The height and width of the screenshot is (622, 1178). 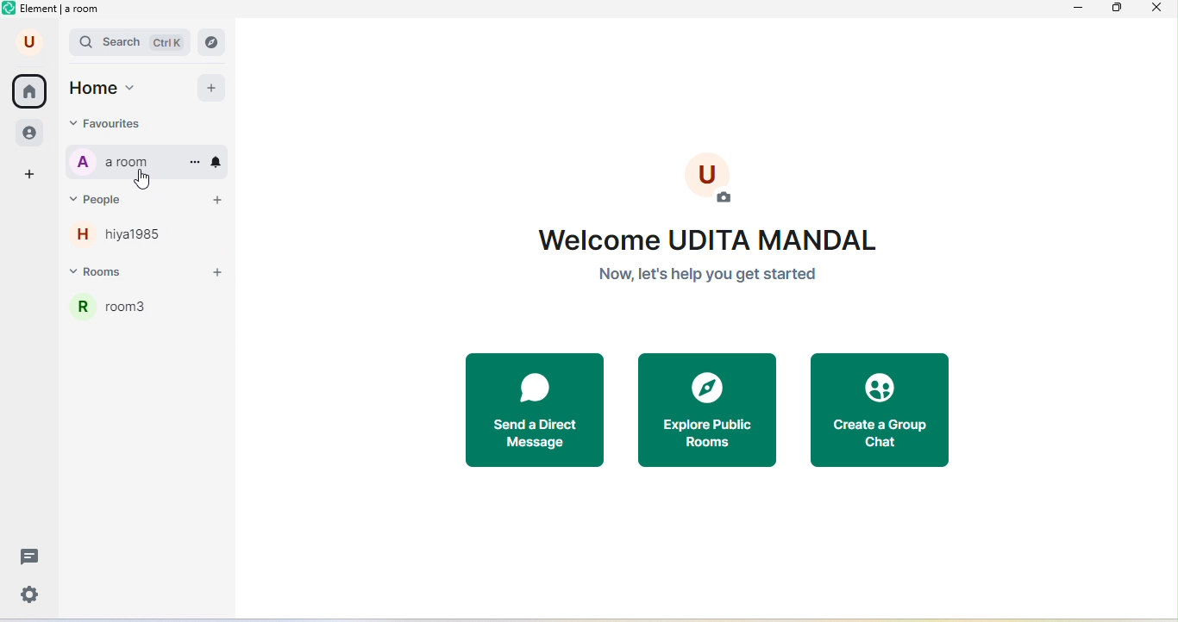 What do you see at coordinates (706, 410) in the screenshot?
I see `explore public rooms` at bounding box center [706, 410].